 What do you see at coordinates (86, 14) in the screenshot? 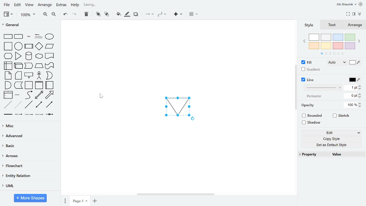
I see `delete` at bounding box center [86, 14].